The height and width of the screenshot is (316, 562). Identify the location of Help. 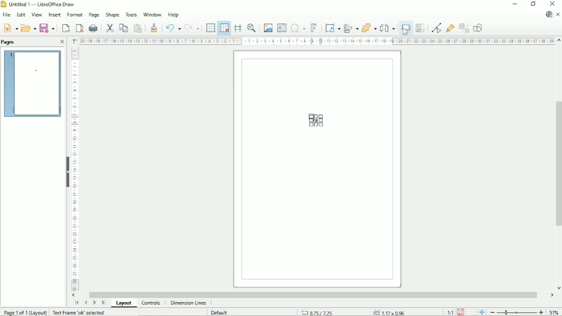
(173, 14).